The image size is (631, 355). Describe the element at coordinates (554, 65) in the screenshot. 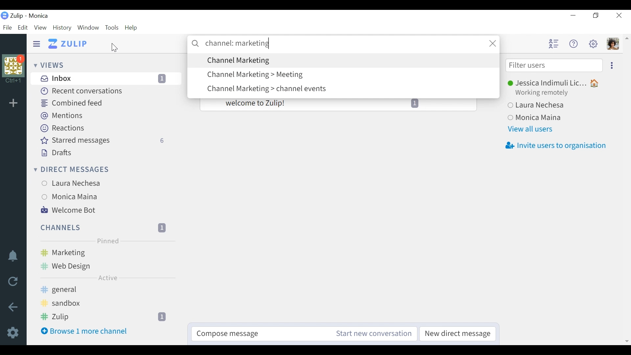

I see `Filter users` at that location.